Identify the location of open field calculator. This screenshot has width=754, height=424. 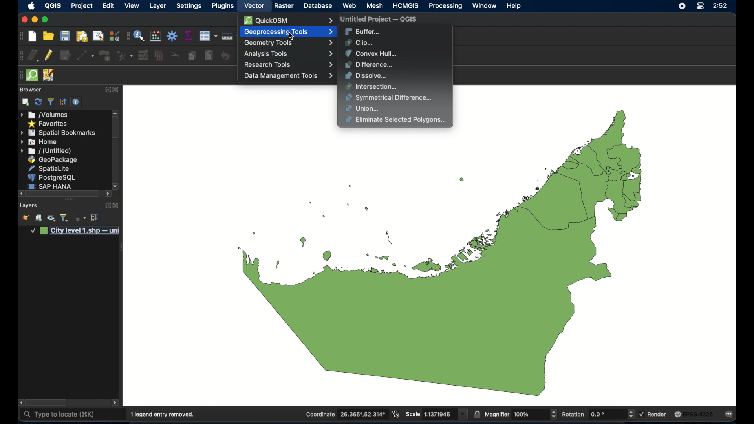
(156, 36).